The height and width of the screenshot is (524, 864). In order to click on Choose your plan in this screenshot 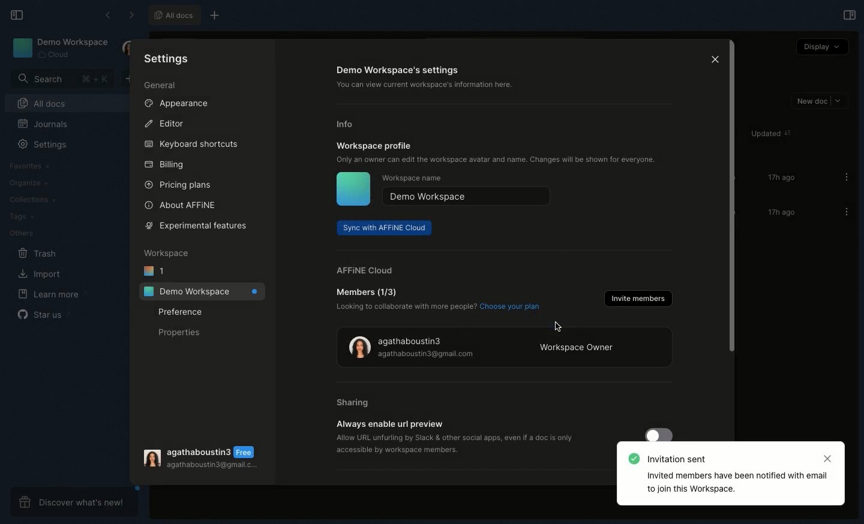, I will do `click(512, 307)`.